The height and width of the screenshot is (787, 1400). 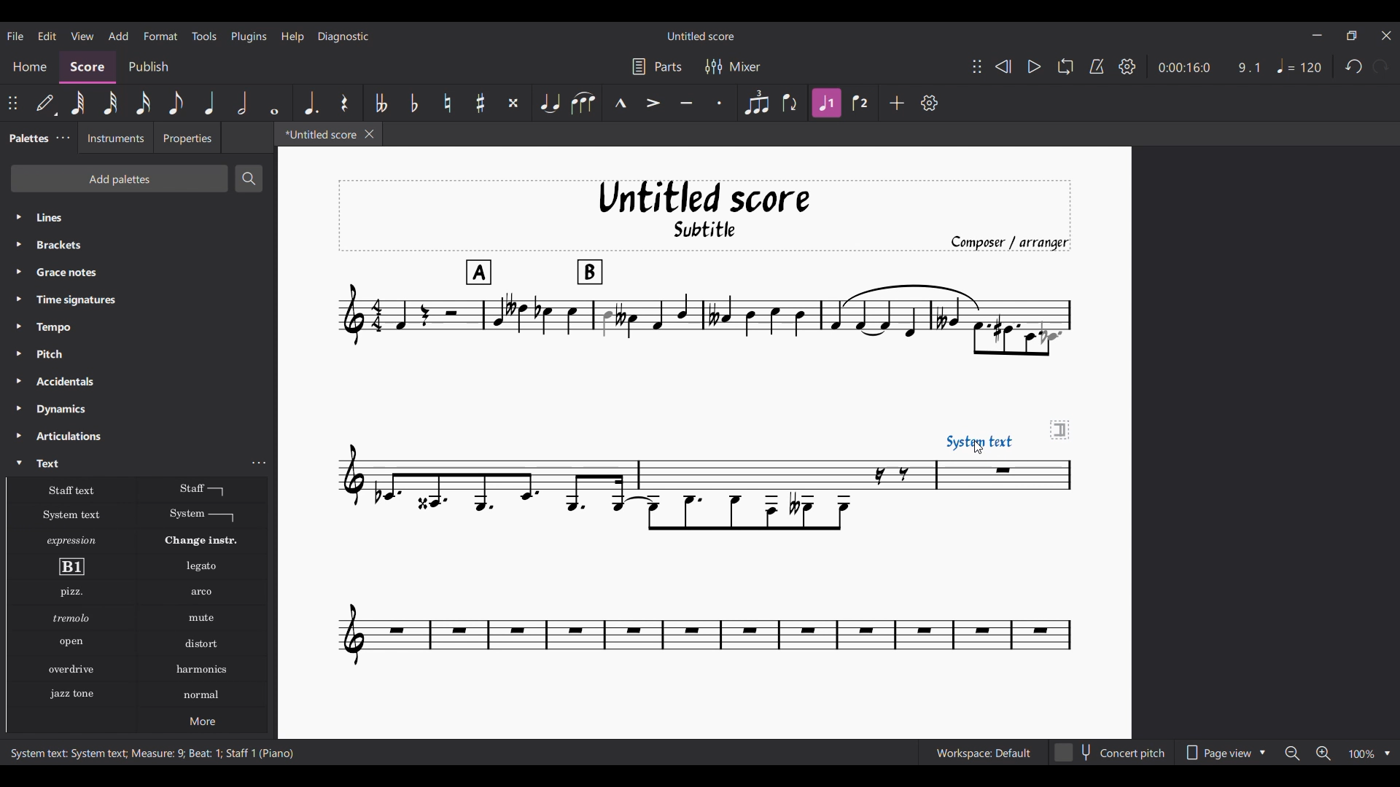 What do you see at coordinates (201, 670) in the screenshot?
I see `Harmonics` at bounding box center [201, 670].